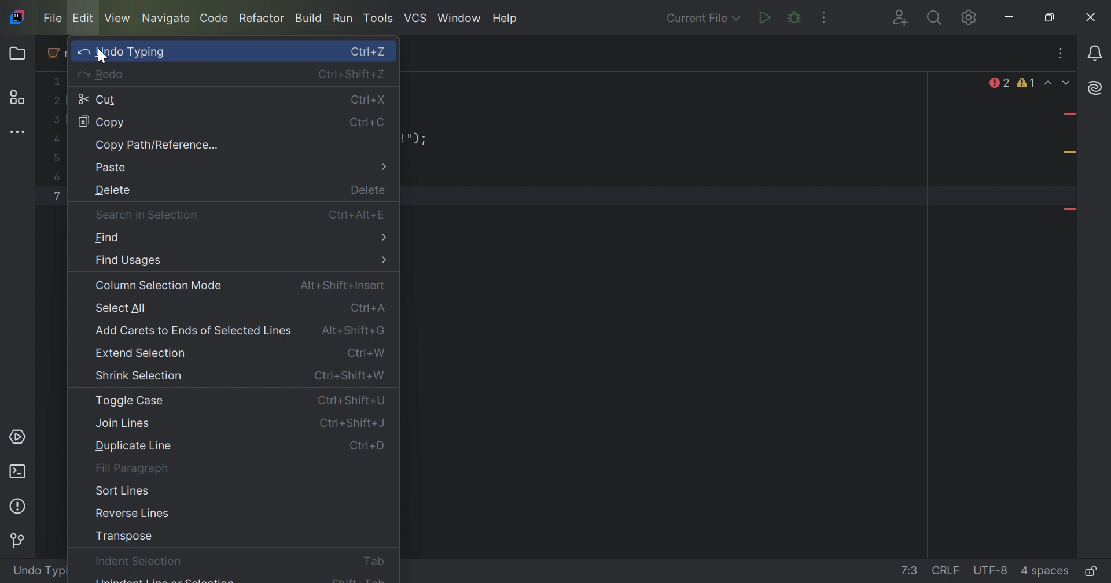 The image size is (1111, 583). I want to click on Edit, so click(83, 19).